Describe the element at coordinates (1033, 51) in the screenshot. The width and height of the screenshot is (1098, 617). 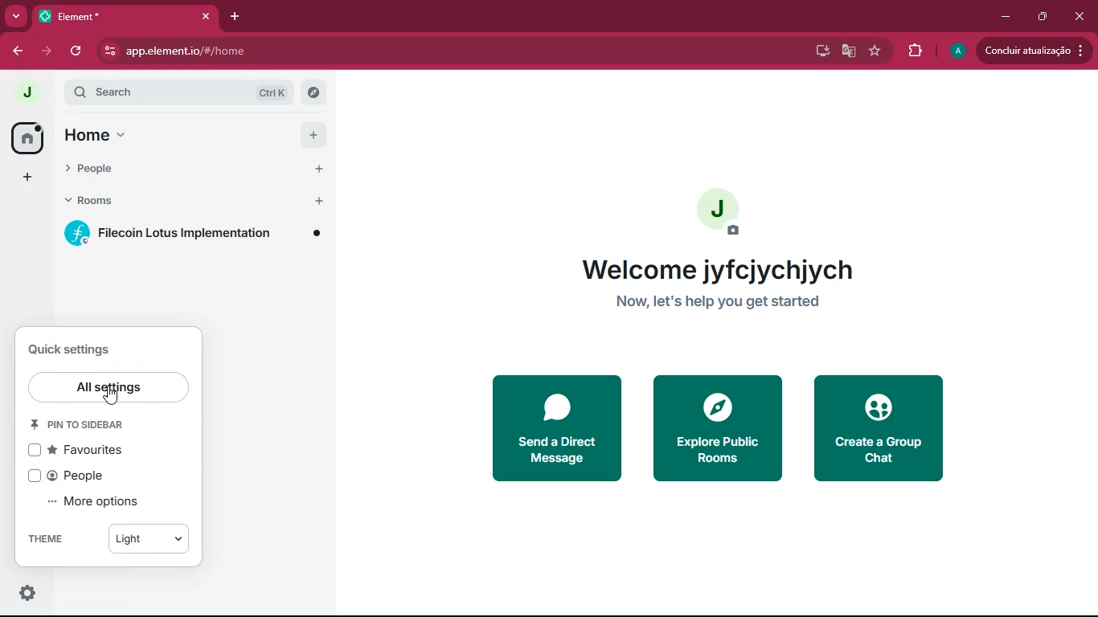
I see `updates` at that location.